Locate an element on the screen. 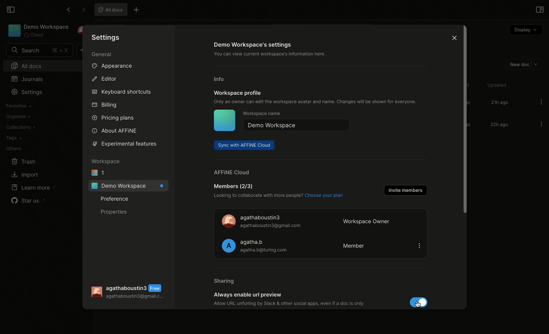 The image size is (549, 334). Icon is located at coordinates (224, 120).